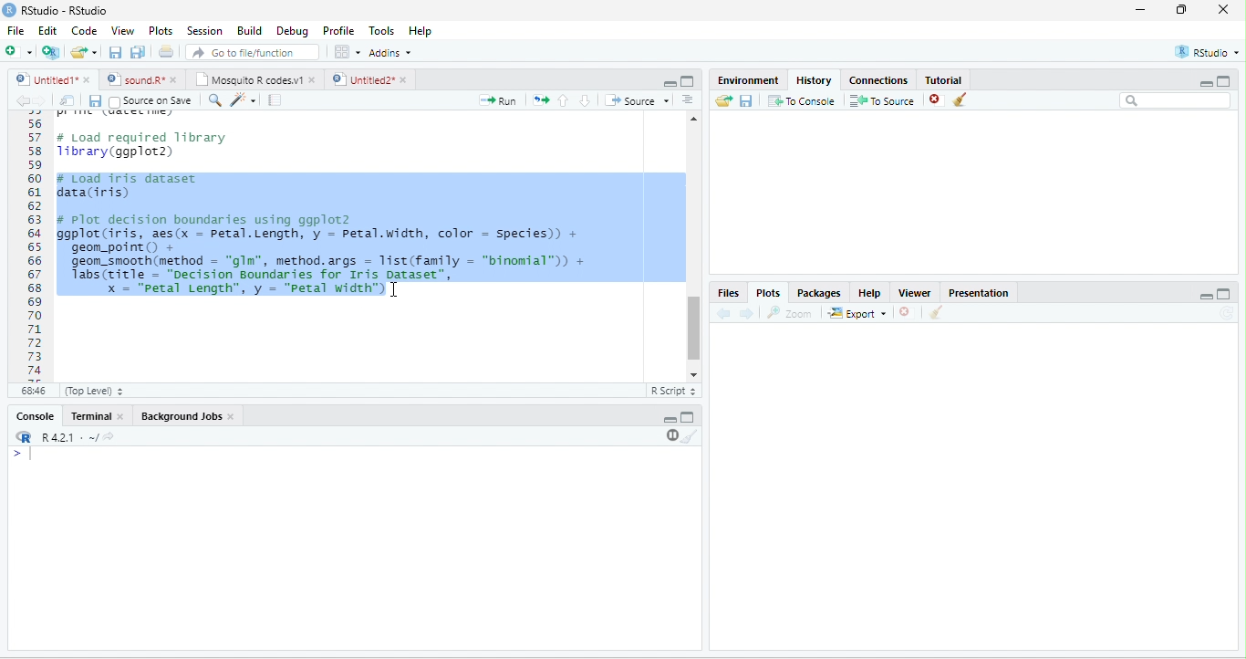 This screenshot has height=659, width=1246. What do you see at coordinates (122, 31) in the screenshot?
I see `View` at bounding box center [122, 31].